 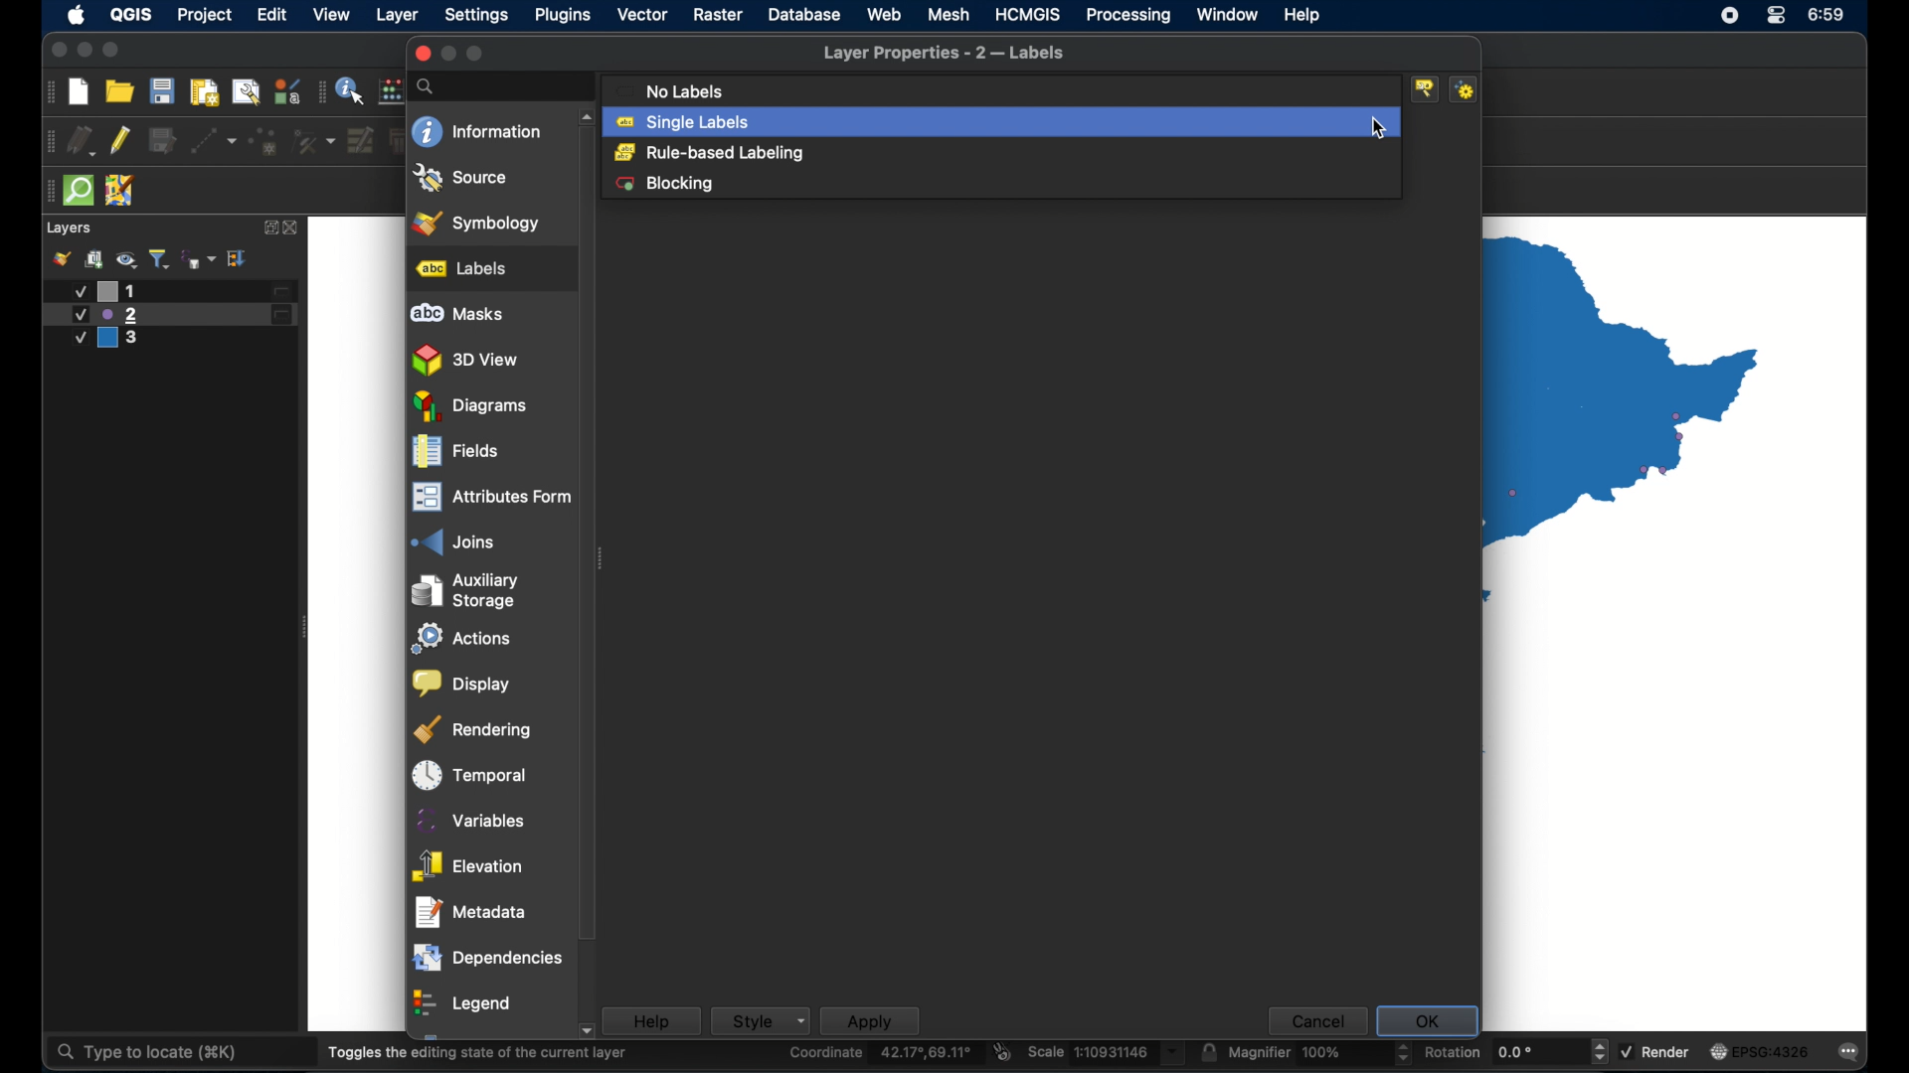 What do you see at coordinates (162, 90) in the screenshot?
I see `save` at bounding box center [162, 90].